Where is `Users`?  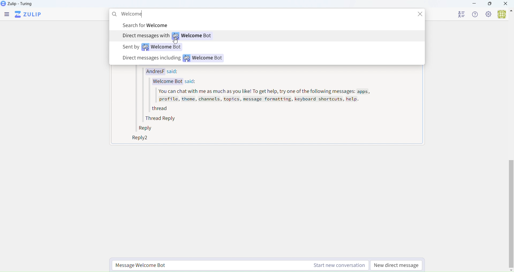
Users is located at coordinates (505, 14).